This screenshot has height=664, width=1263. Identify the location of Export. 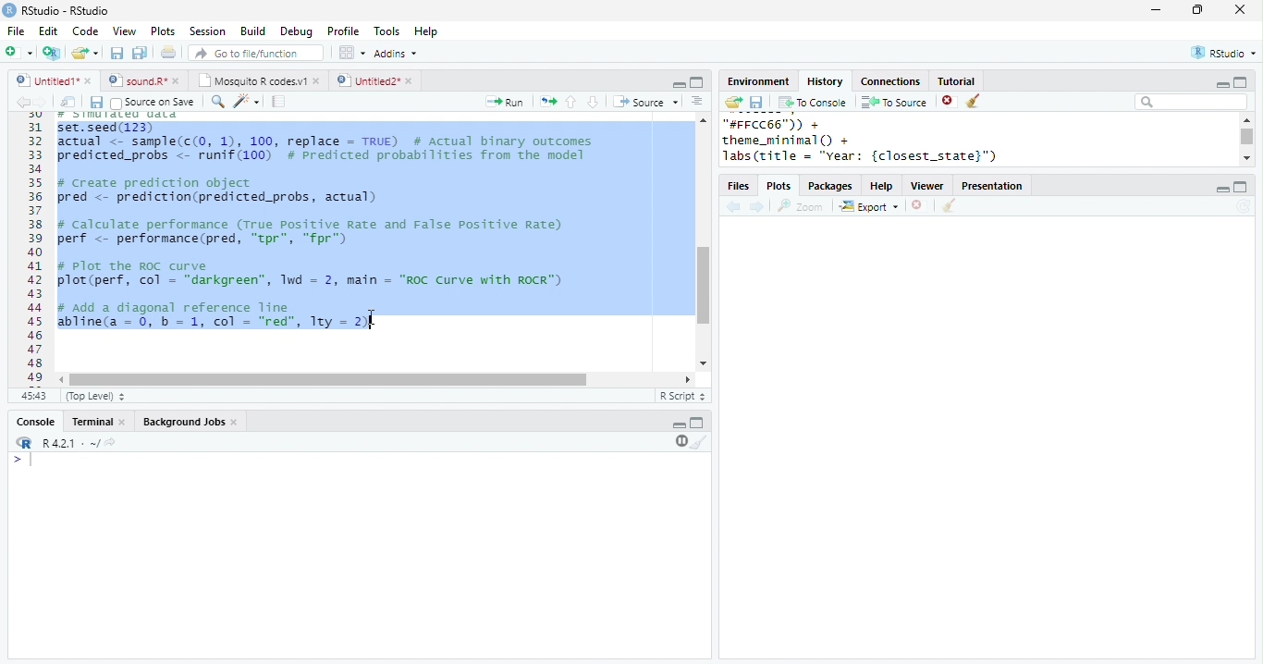
(870, 207).